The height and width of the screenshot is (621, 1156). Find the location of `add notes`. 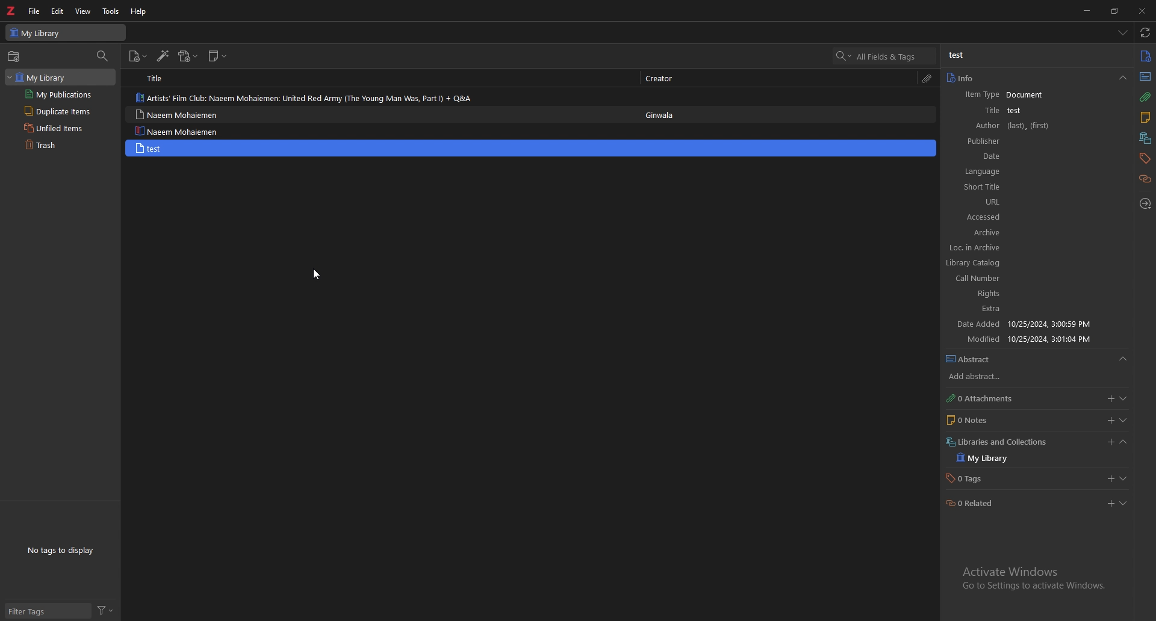

add notes is located at coordinates (1110, 420).